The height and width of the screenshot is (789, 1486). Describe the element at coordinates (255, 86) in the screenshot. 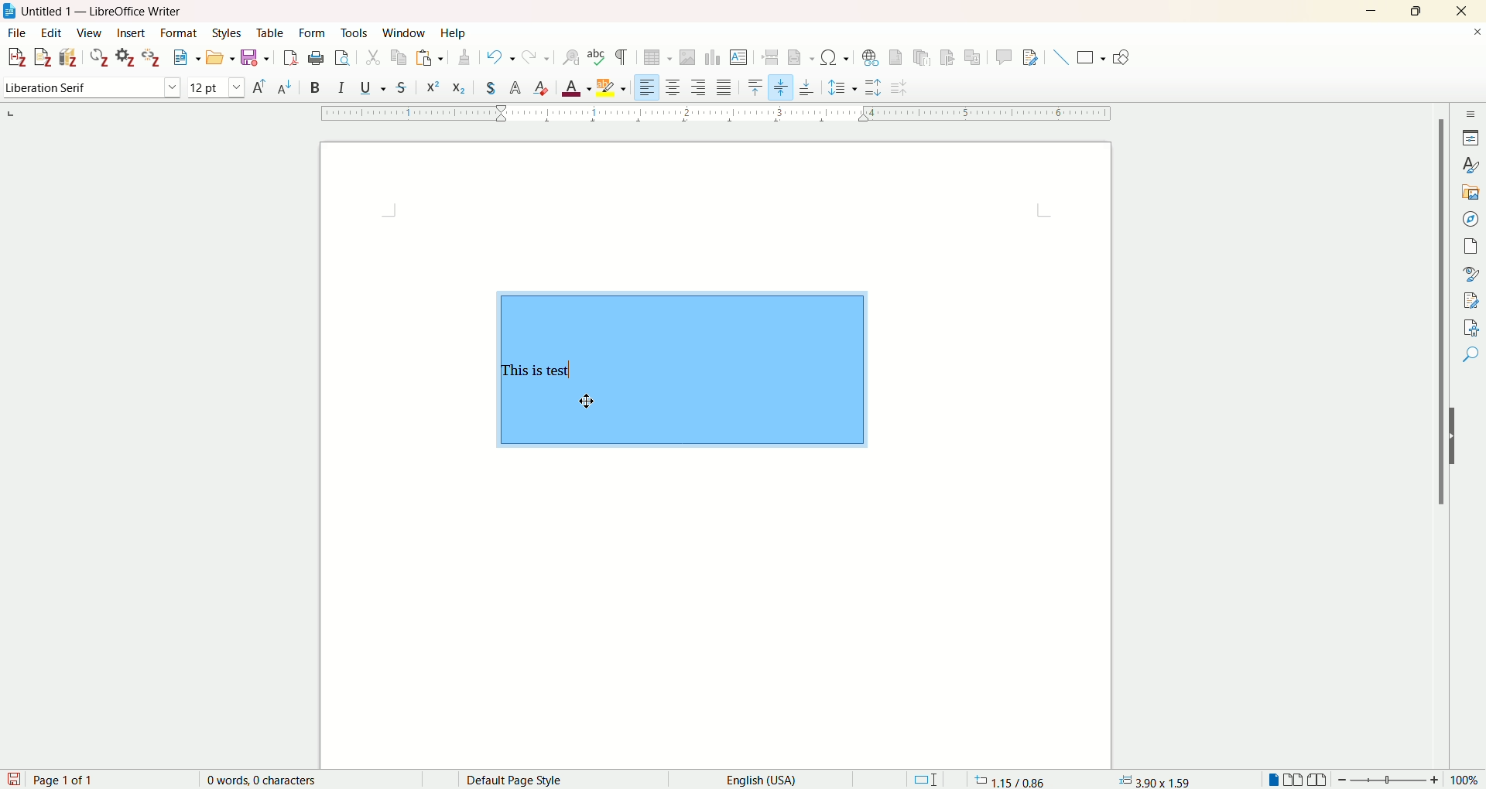

I see `bring to front` at that location.